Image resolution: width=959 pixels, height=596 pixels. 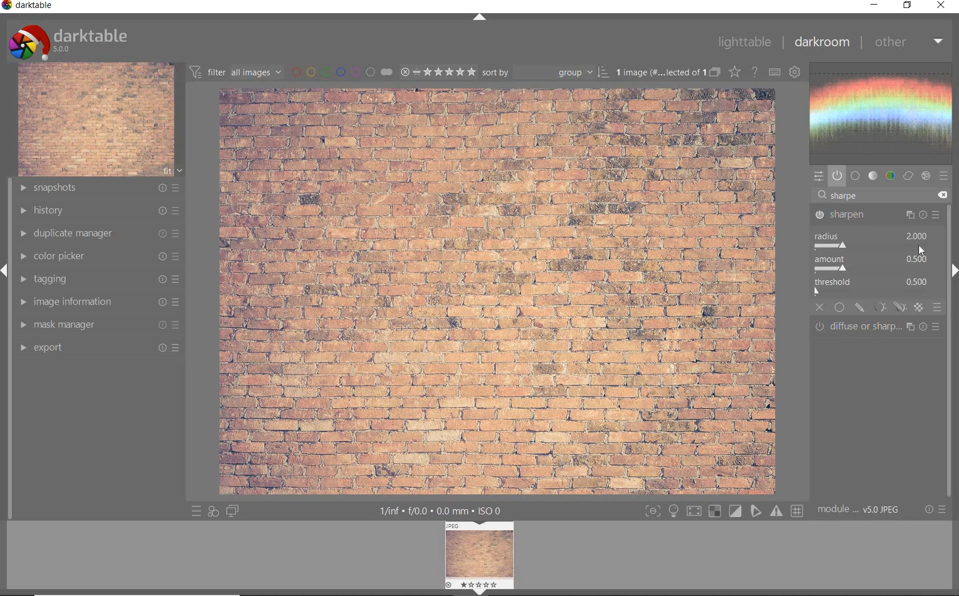 I want to click on enable for online help, so click(x=754, y=73).